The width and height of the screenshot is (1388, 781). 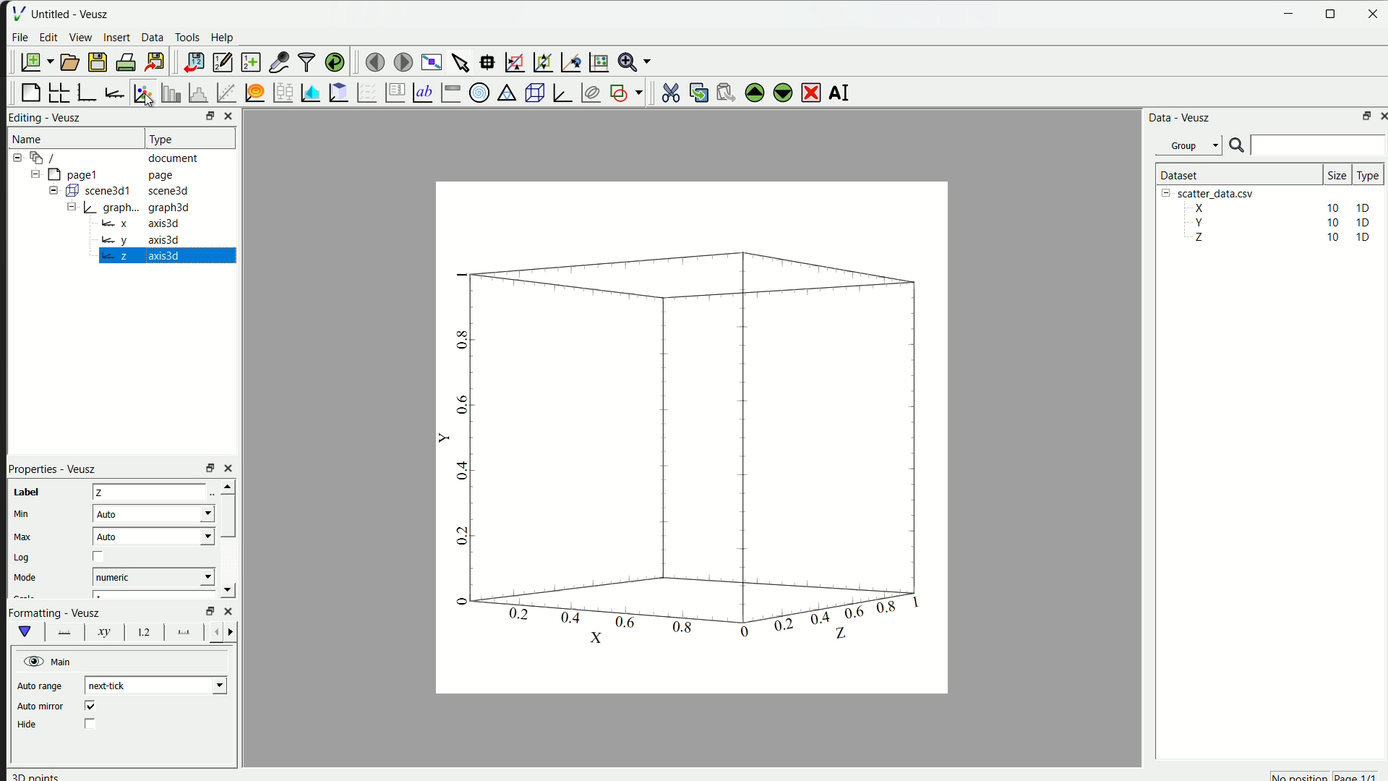 What do you see at coordinates (21, 38) in the screenshot?
I see `File` at bounding box center [21, 38].